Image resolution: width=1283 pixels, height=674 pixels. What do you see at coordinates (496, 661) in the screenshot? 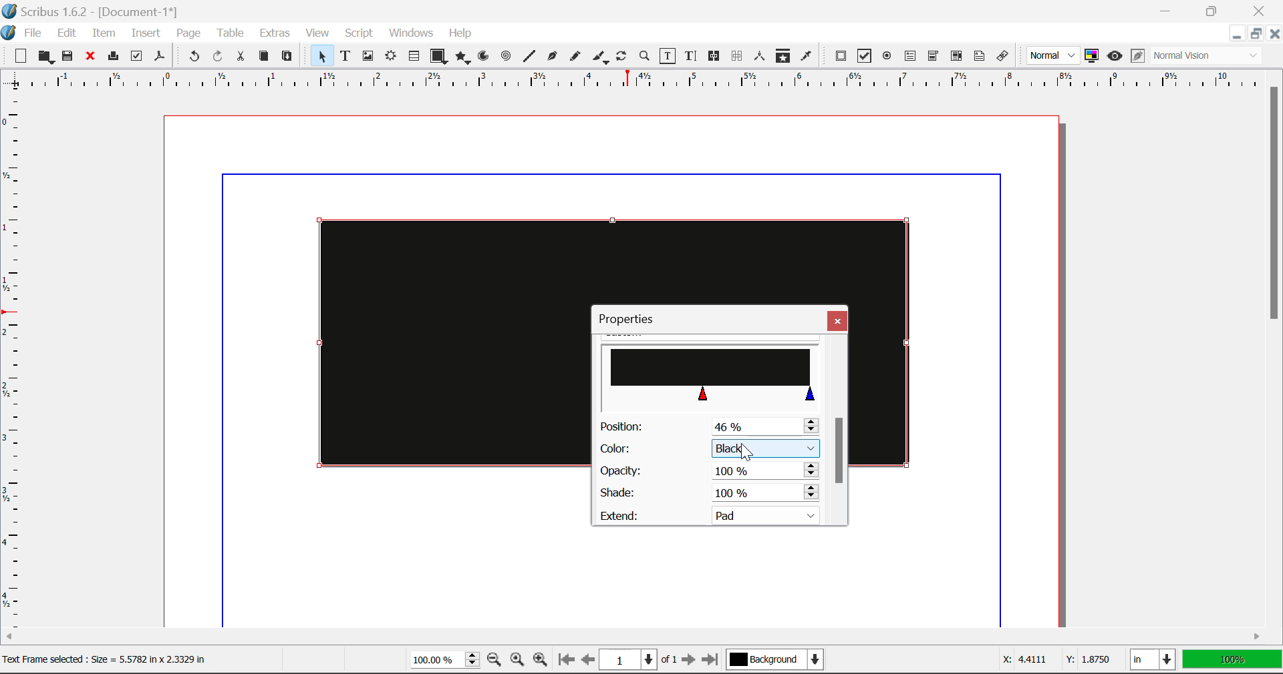
I see `Zoom Out` at bounding box center [496, 661].